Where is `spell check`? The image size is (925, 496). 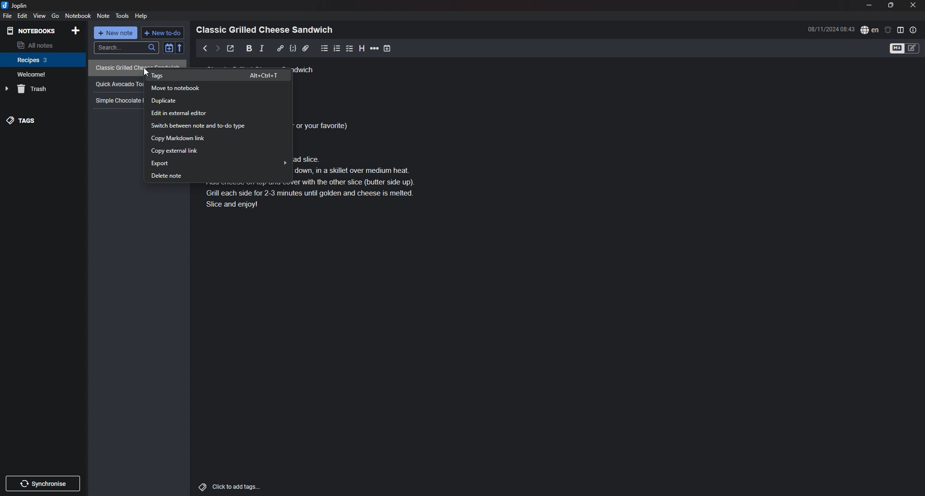 spell check is located at coordinates (870, 29).